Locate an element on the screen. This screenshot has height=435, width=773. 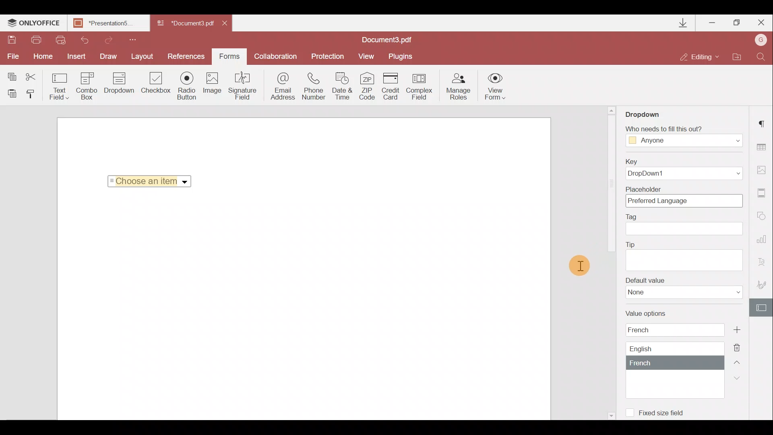
Copy style is located at coordinates (33, 93).